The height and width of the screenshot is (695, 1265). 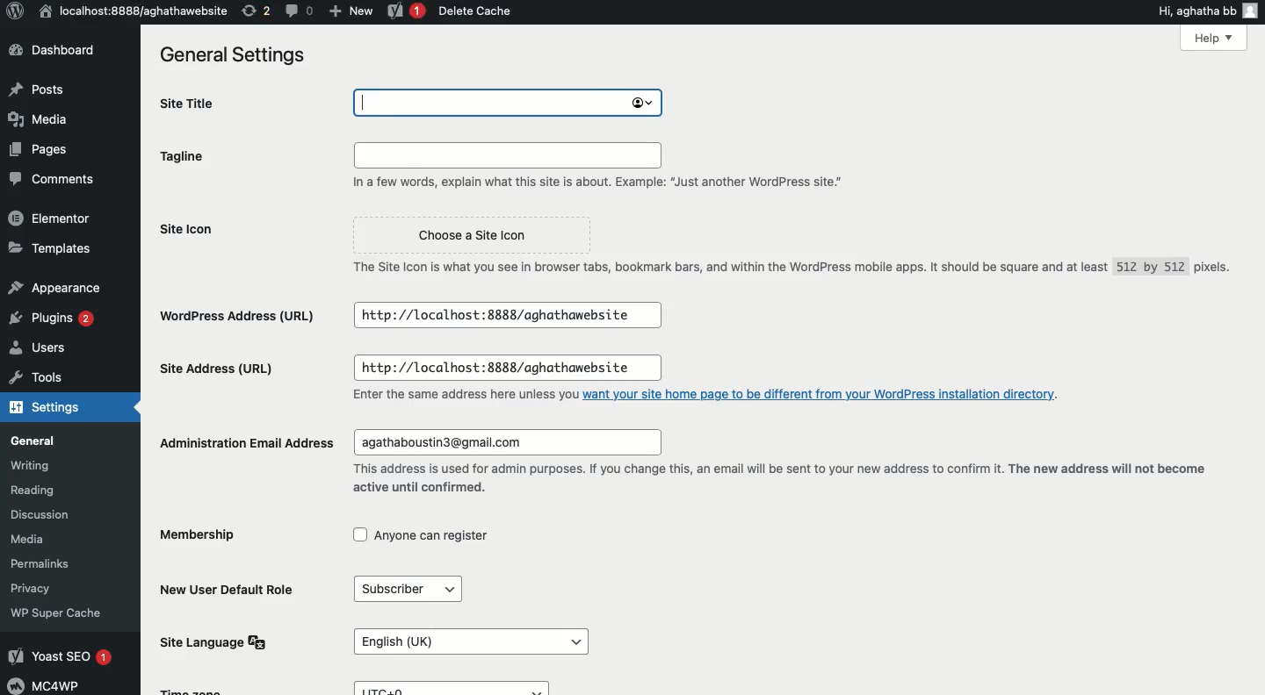 I want to click on General, so click(x=33, y=441).